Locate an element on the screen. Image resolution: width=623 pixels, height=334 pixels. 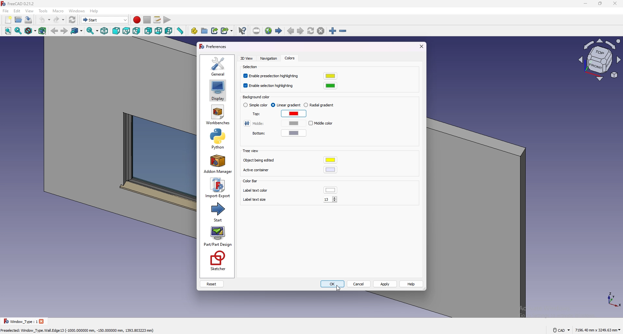
cad is located at coordinates (561, 329).